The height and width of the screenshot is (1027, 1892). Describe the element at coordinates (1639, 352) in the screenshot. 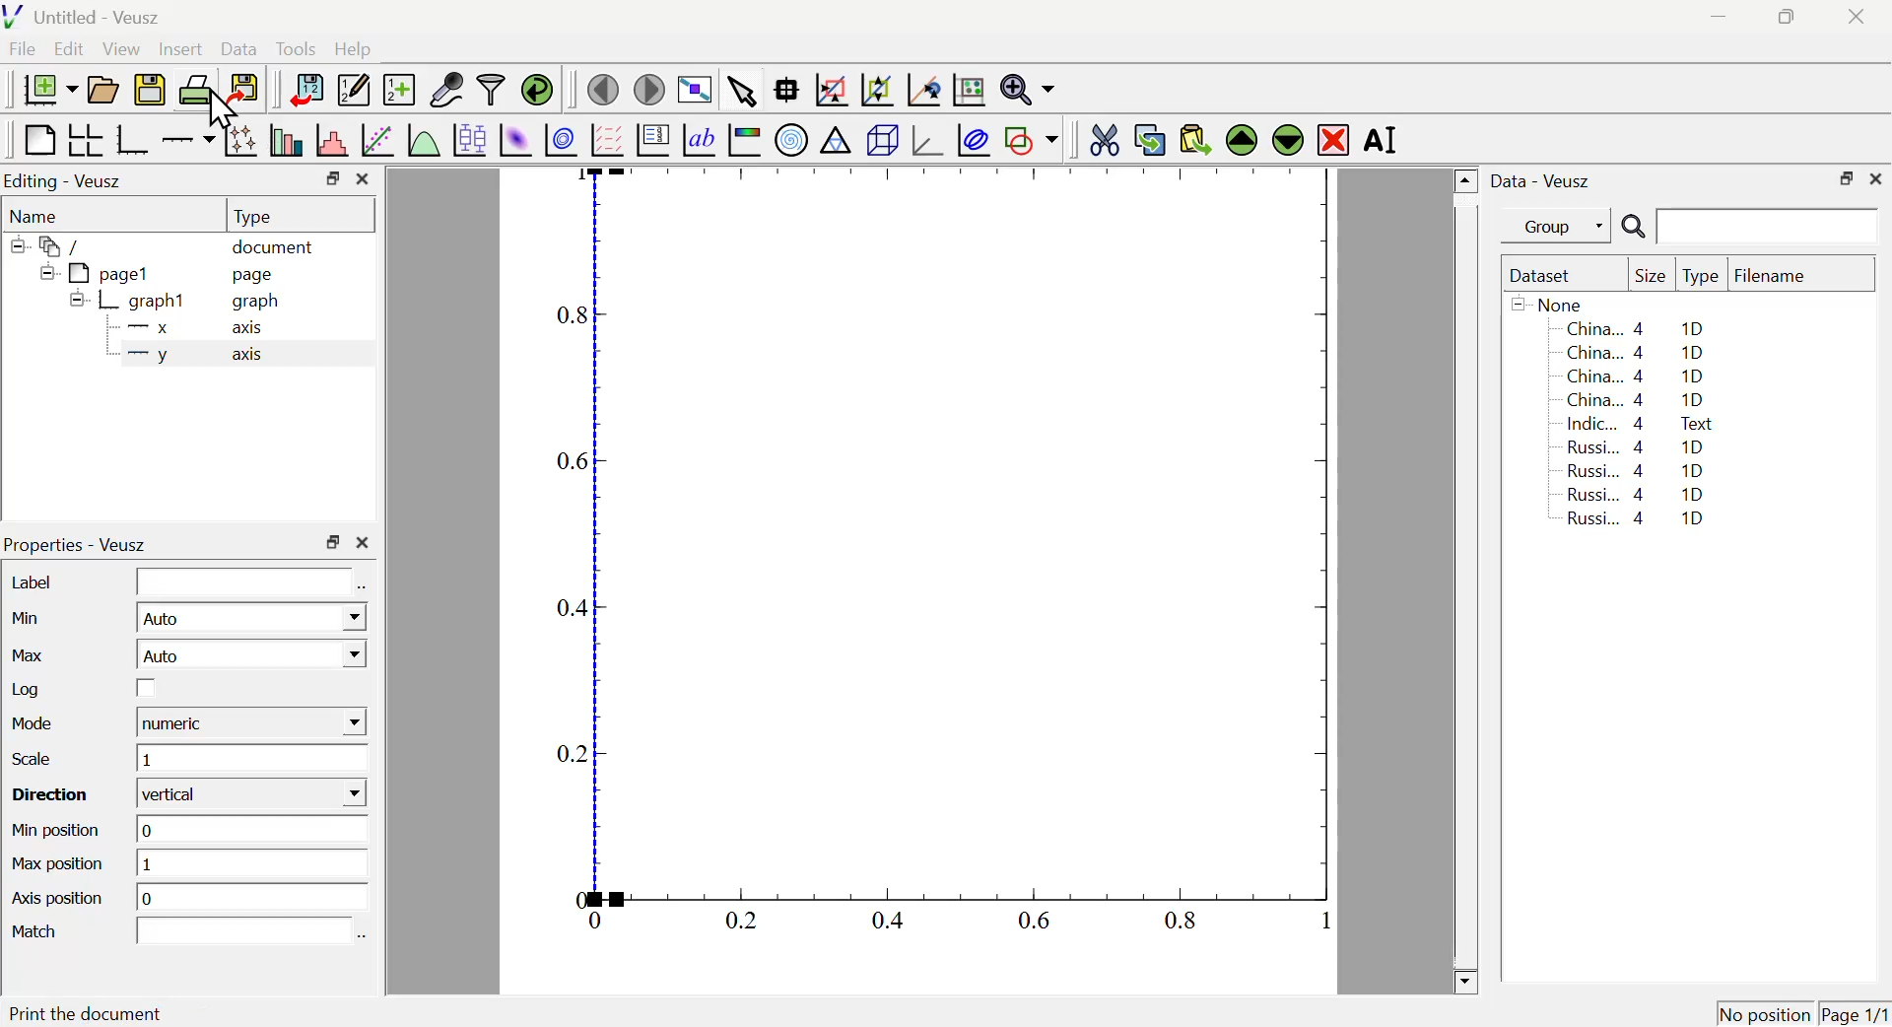

I see `China... 4 1D` at that location.